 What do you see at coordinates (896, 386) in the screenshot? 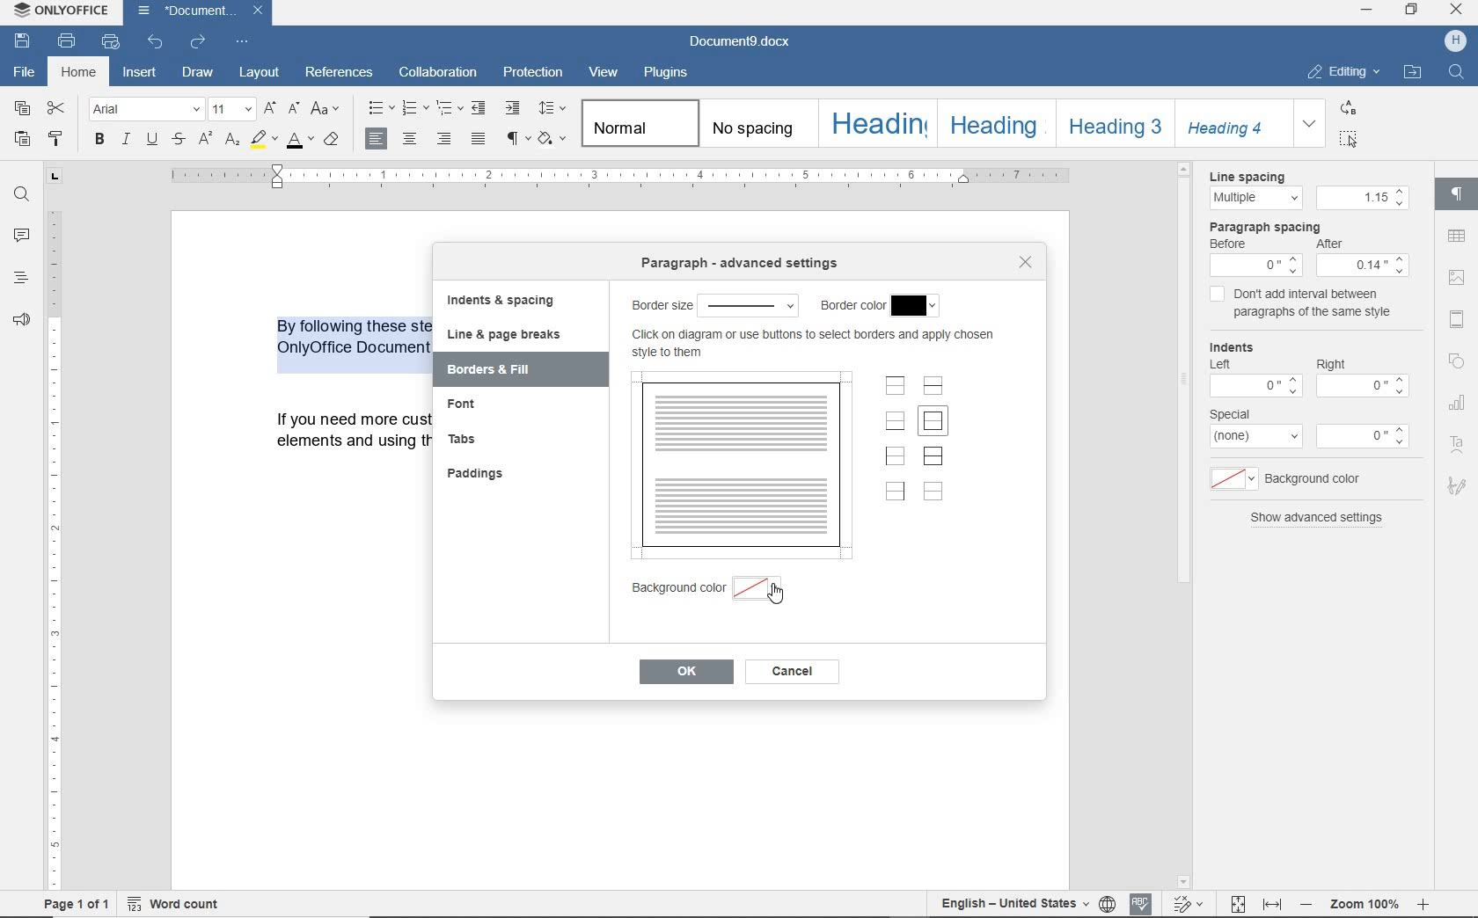
I see `set top border only` at bounding box center [896, 386].